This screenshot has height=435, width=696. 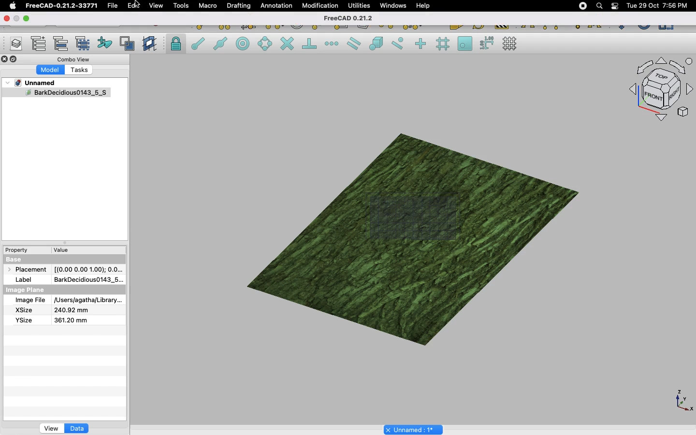 I want to click on Base, so click(x=22, y=260).